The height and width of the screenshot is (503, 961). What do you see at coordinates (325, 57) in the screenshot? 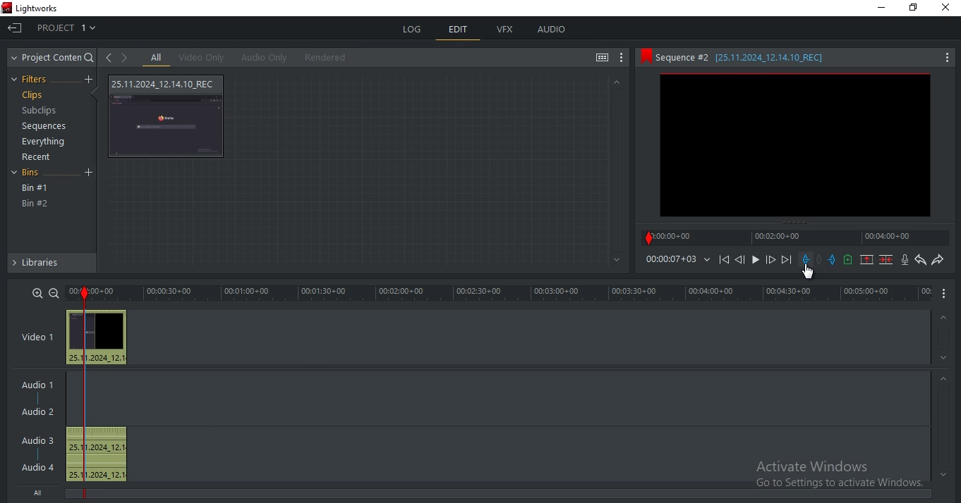
I see `rendered` at bounding box center [325, 57].